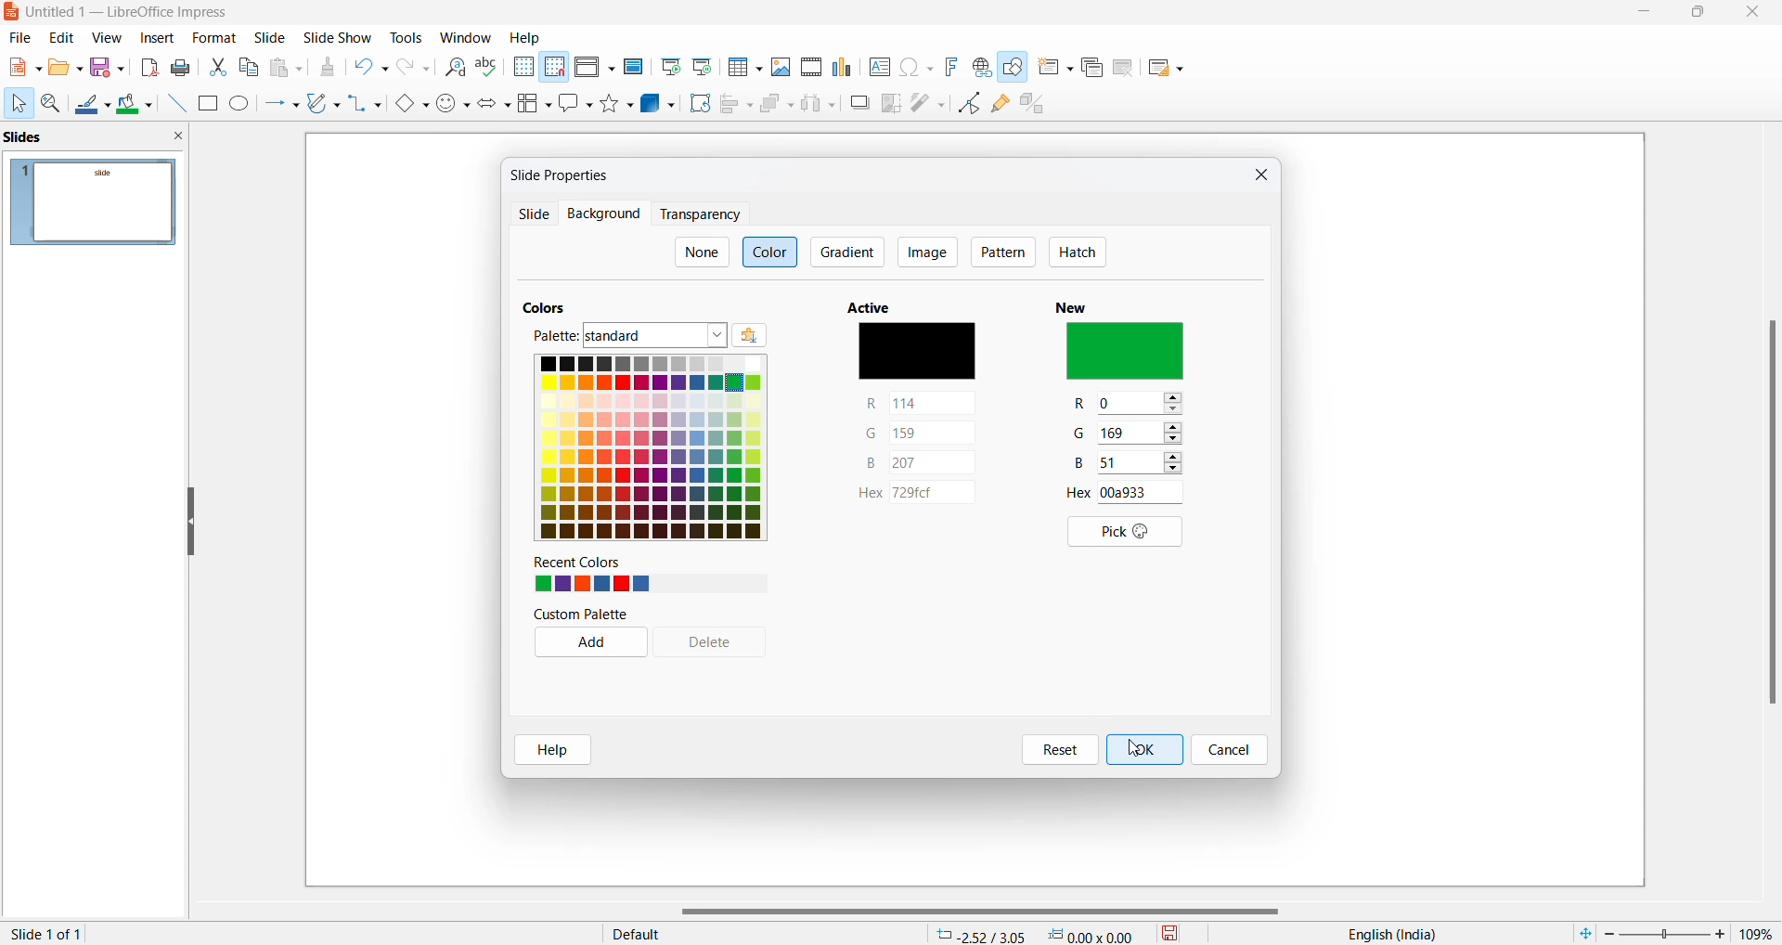 The image size is (1782, 945). What do you see at coordinates (844, 67) in the screenshot?
I see `insert charts ` at bounding box center [844, 67].